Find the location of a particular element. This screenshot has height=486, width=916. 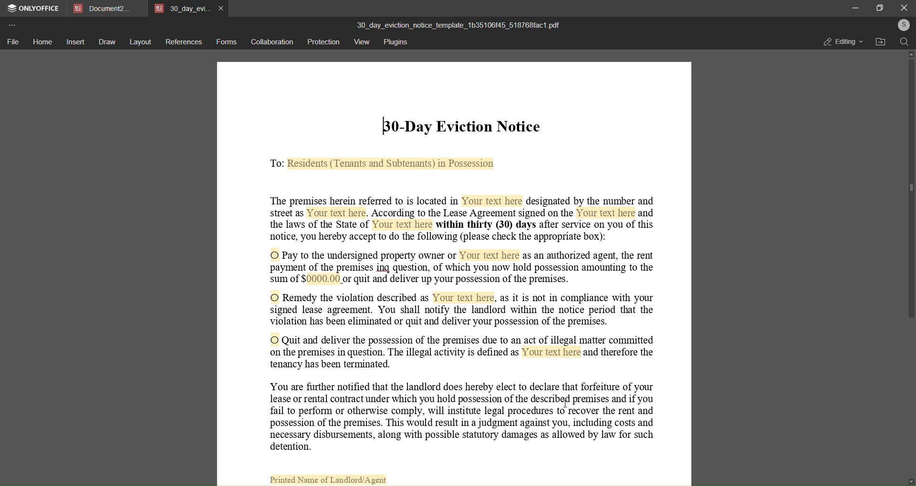

editing is located at coordinates (843, 41).